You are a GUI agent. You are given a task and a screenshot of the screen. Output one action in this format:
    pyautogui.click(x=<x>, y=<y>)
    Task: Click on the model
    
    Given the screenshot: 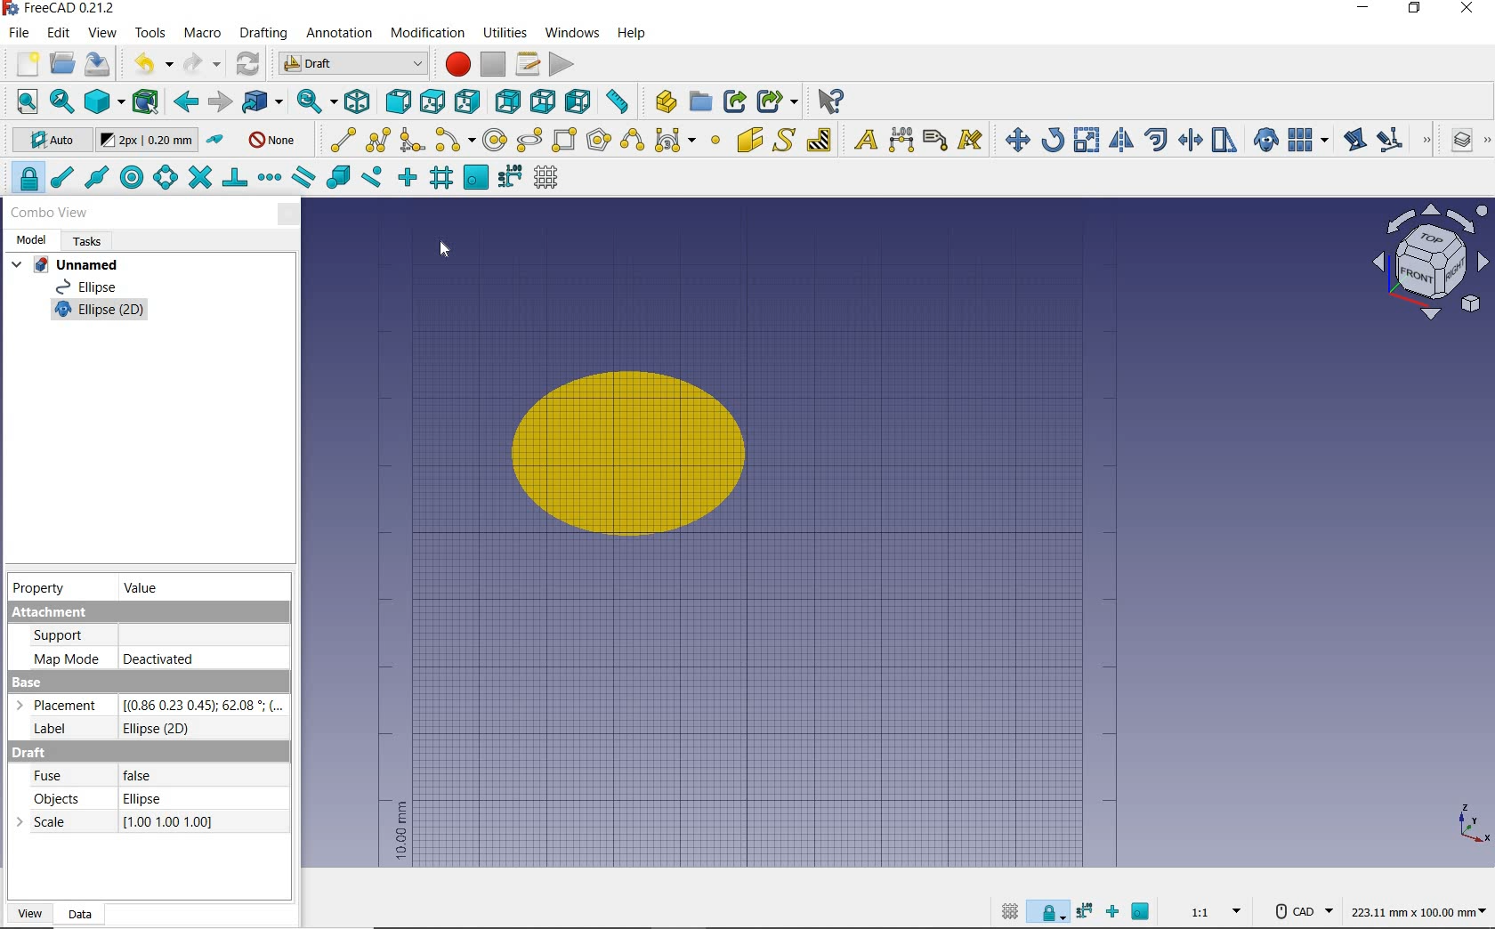 What is the action you would take?
    pyautogui.click(x=33, y=239)
    